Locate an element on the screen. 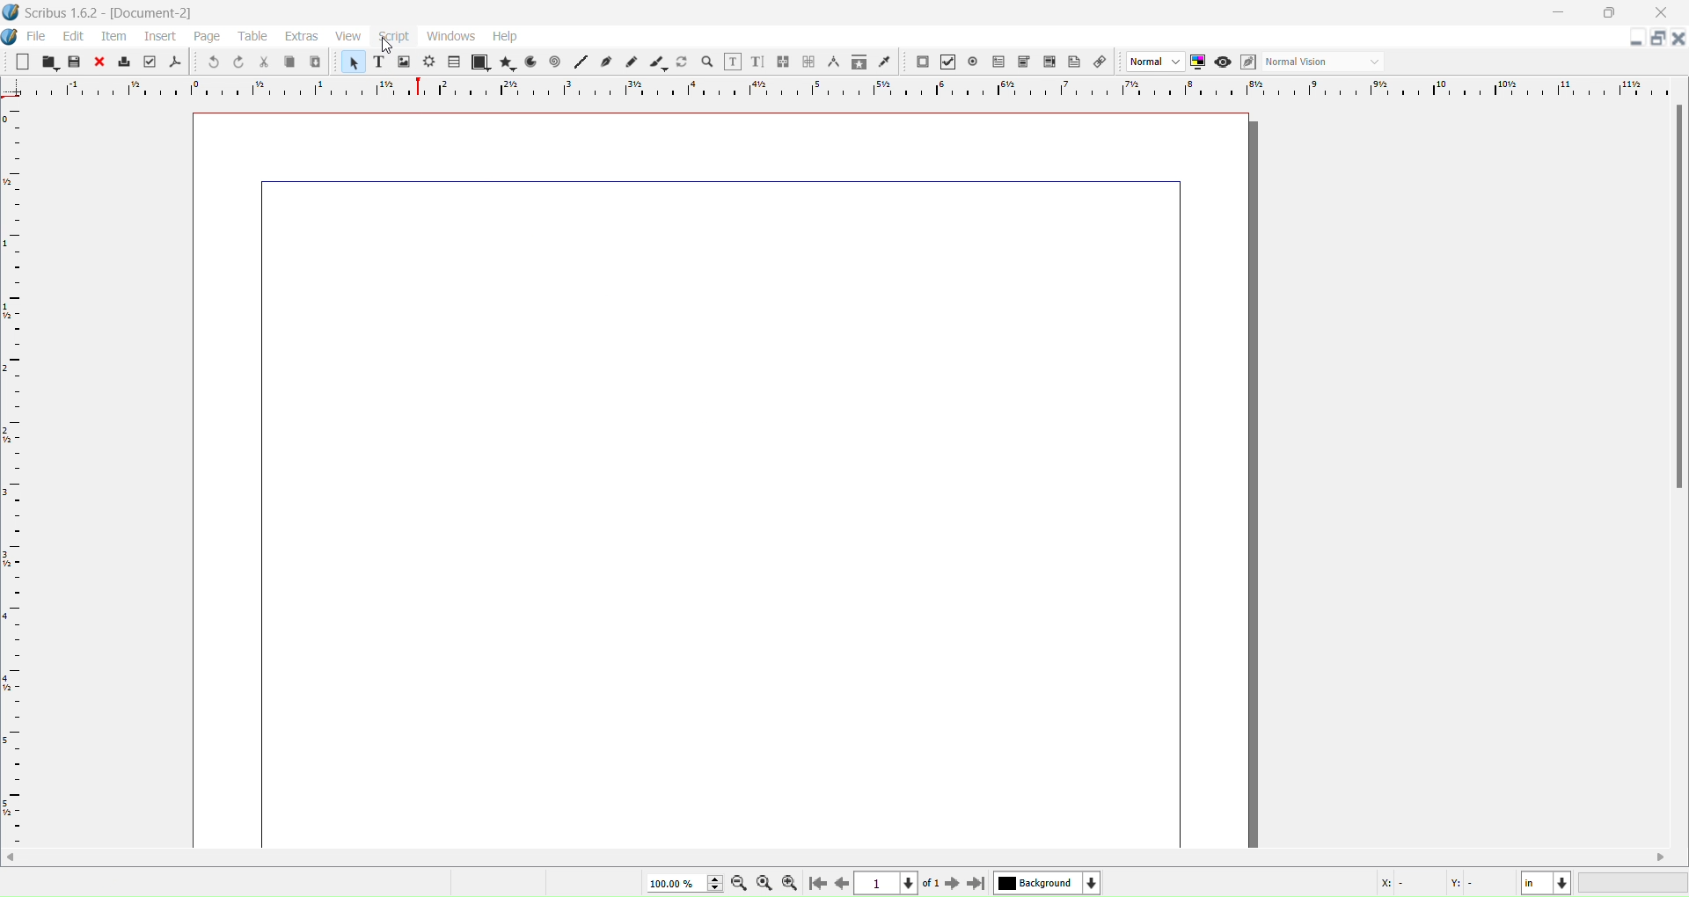 The height and width of the screenshot is (897, 1689). File is located at coordinates (38, 37).